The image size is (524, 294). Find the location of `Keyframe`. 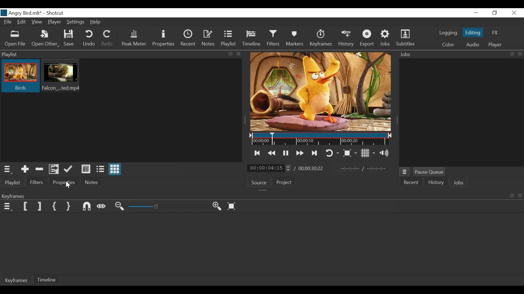

Keyframe is located at coordinates (18, 281).